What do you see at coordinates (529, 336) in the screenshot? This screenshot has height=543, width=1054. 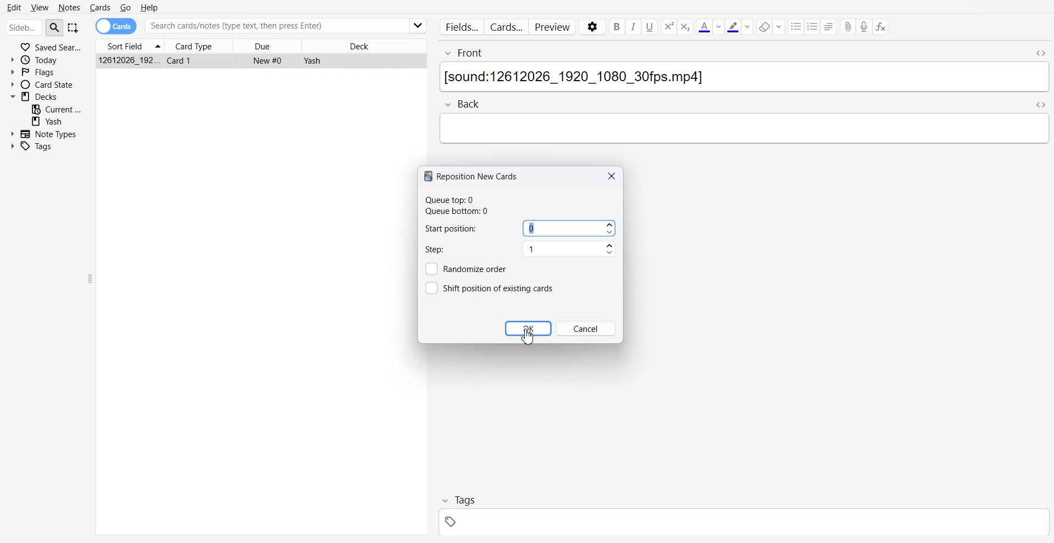 I see `Cursor` at bounding box center [529, 336].